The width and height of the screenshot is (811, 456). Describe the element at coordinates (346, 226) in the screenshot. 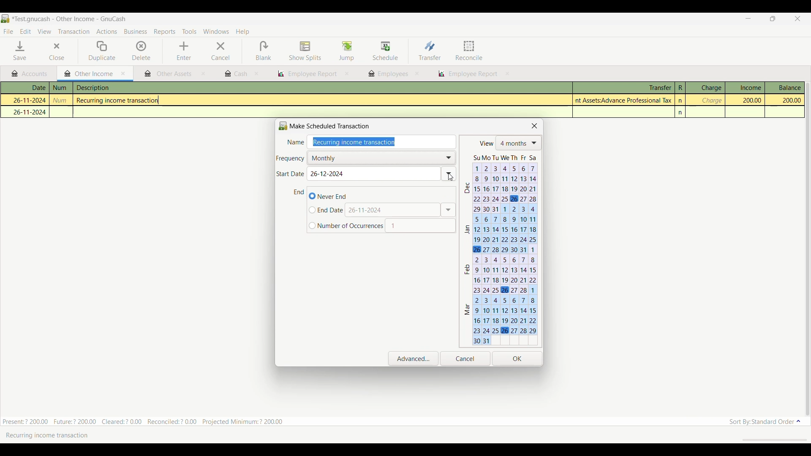

I see `Input number of finite occurrences` at that location.